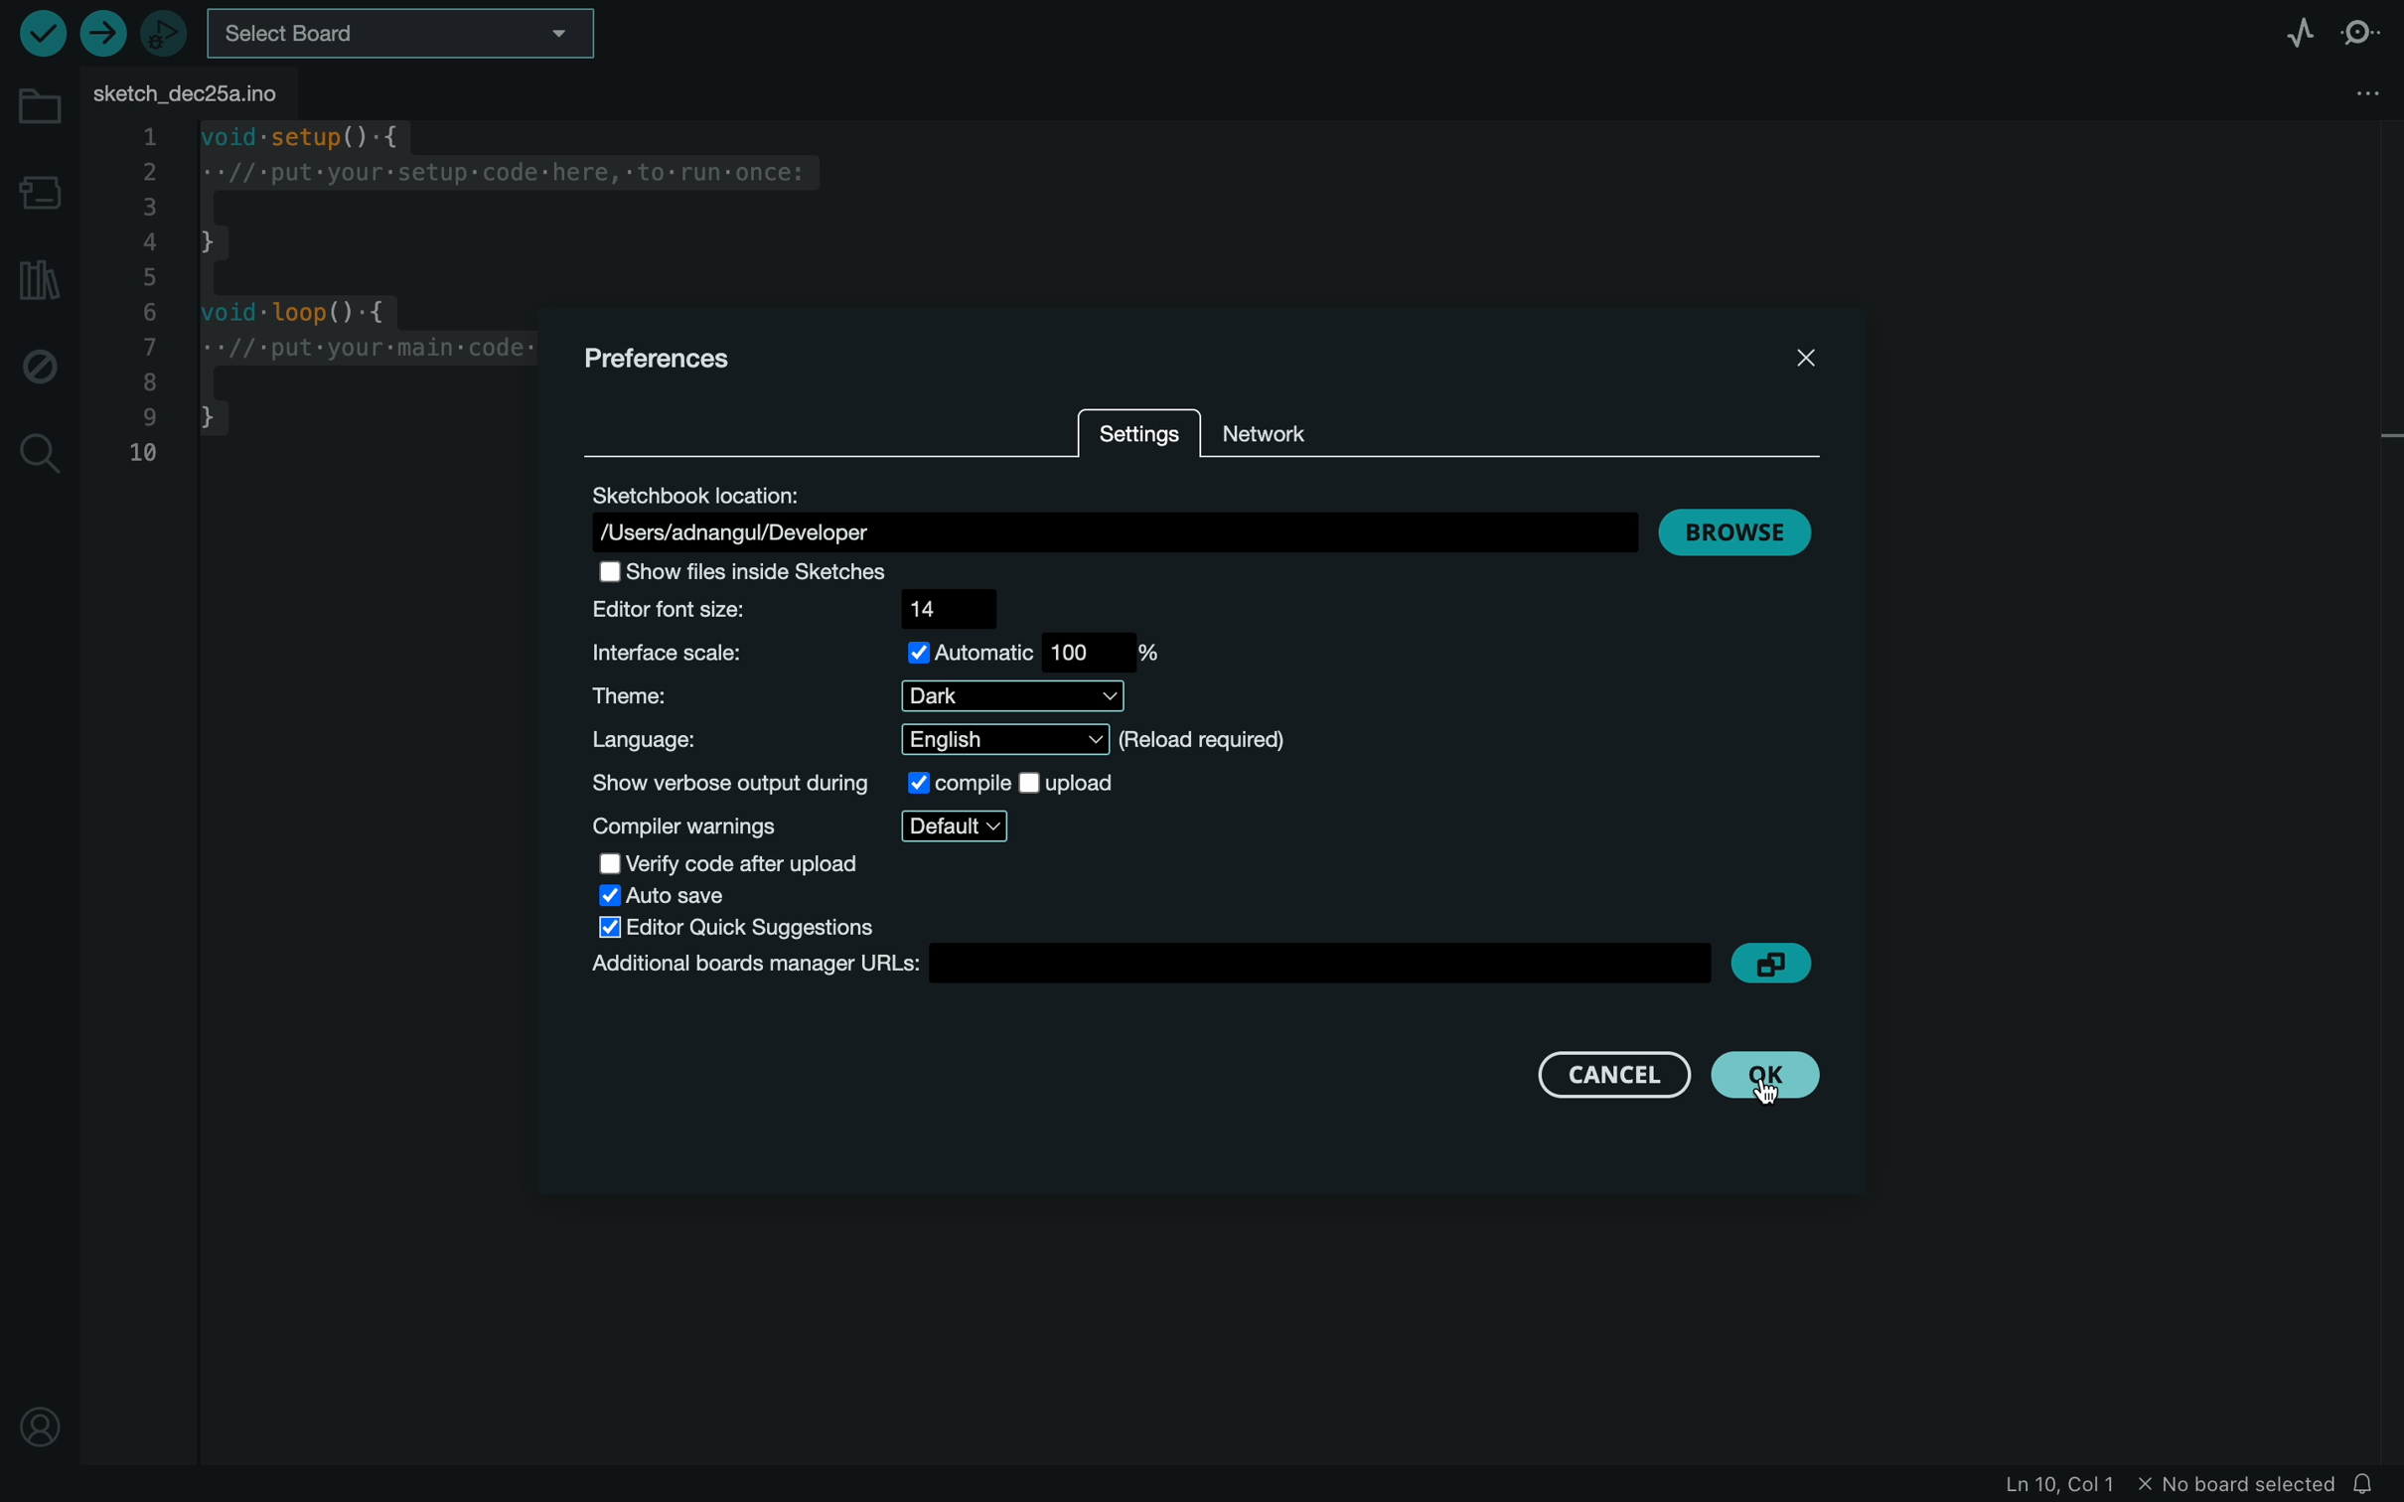 Image resolution: width=2404 pixels, height=1502 pixels. Describe the element at coordinates (734, 862) in the screenshot. I see `verify  code` at that location.